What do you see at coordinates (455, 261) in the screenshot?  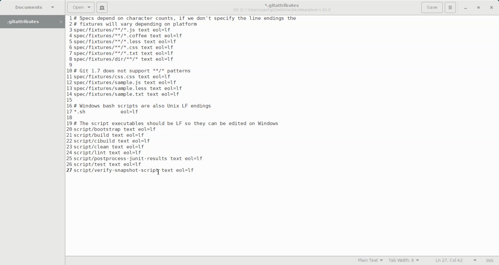 I see `Ln 27, Col 42` at bounding box center [455, 261].